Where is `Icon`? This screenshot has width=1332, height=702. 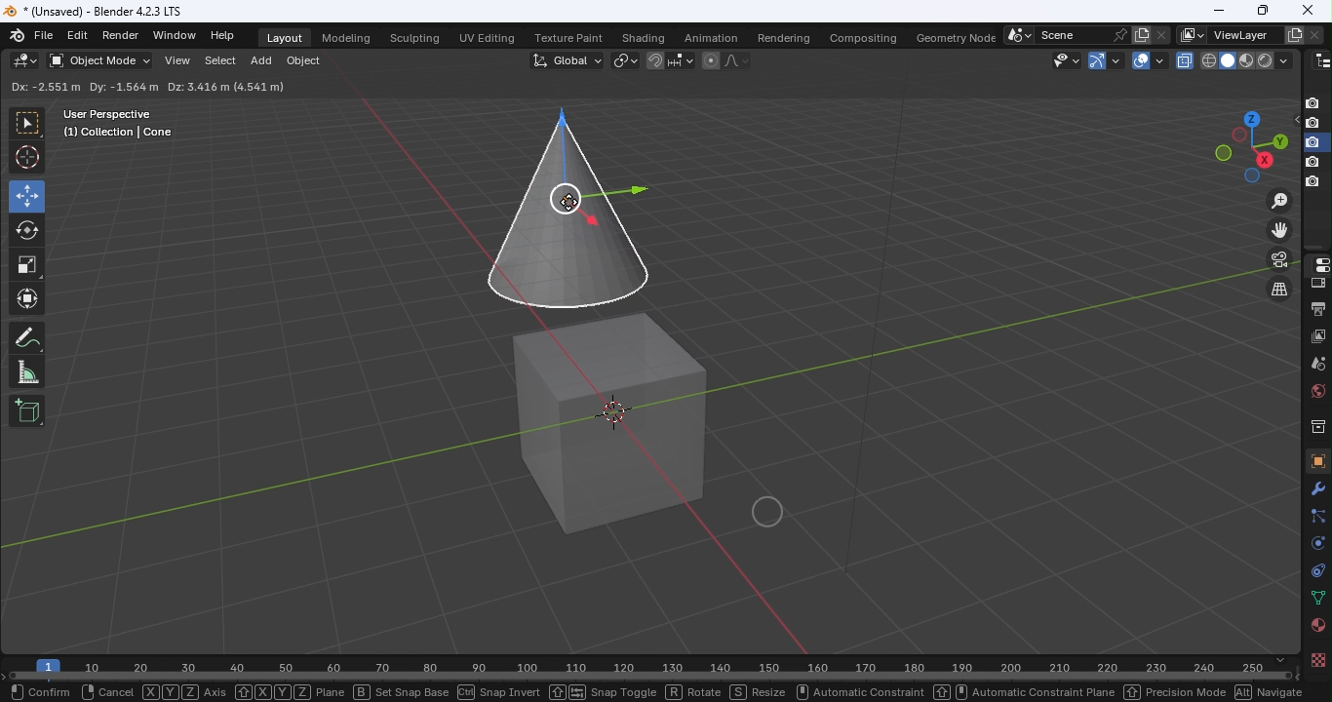
Icon is located at coordinates (19, 34).